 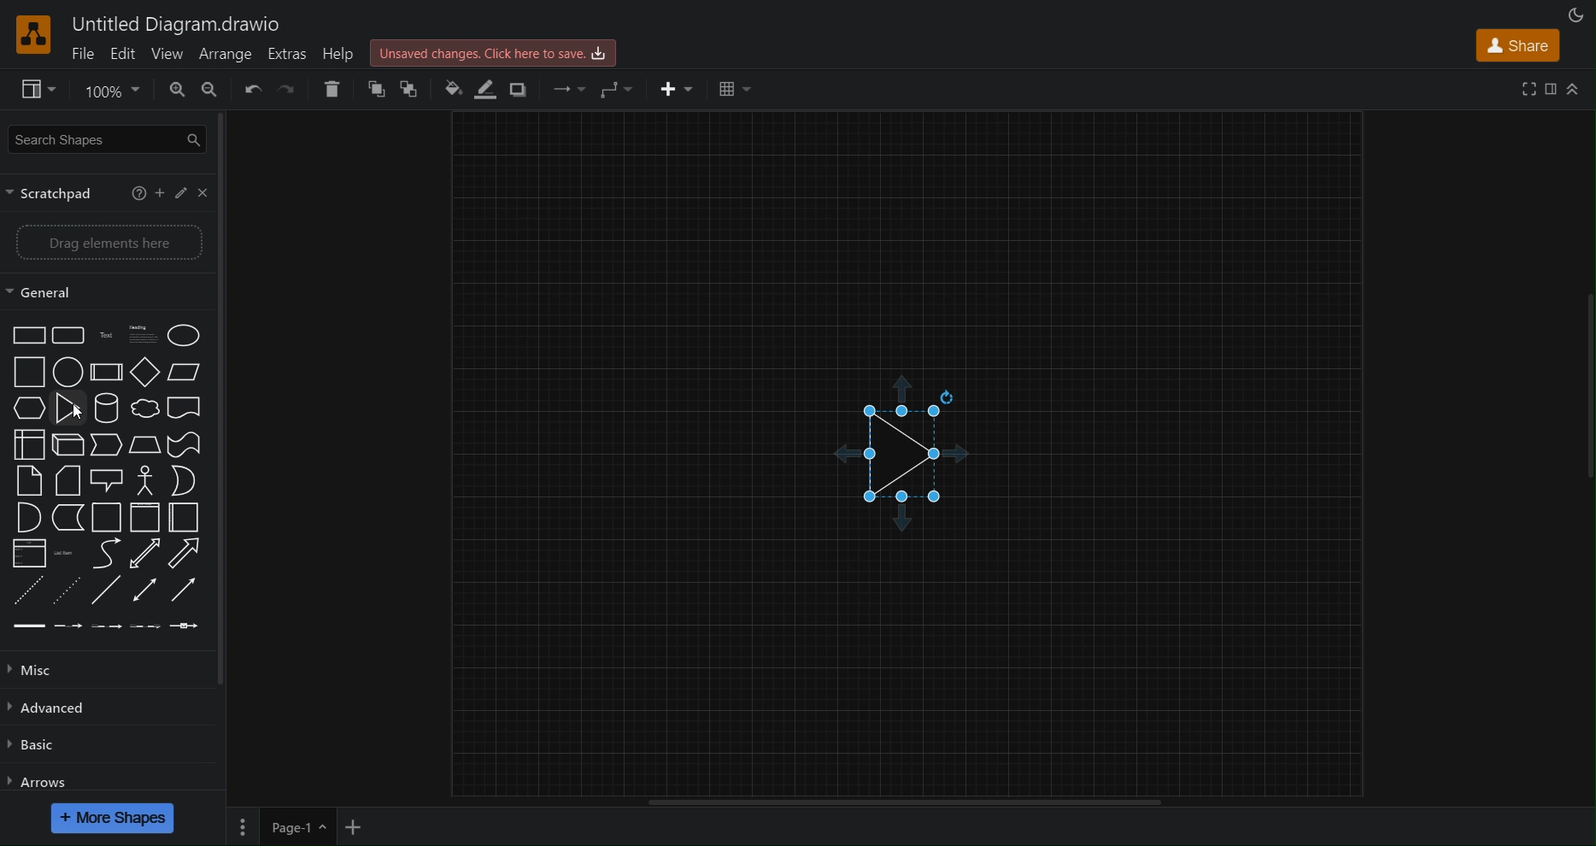 I want to click on Misc, so click(x=42, y=673).